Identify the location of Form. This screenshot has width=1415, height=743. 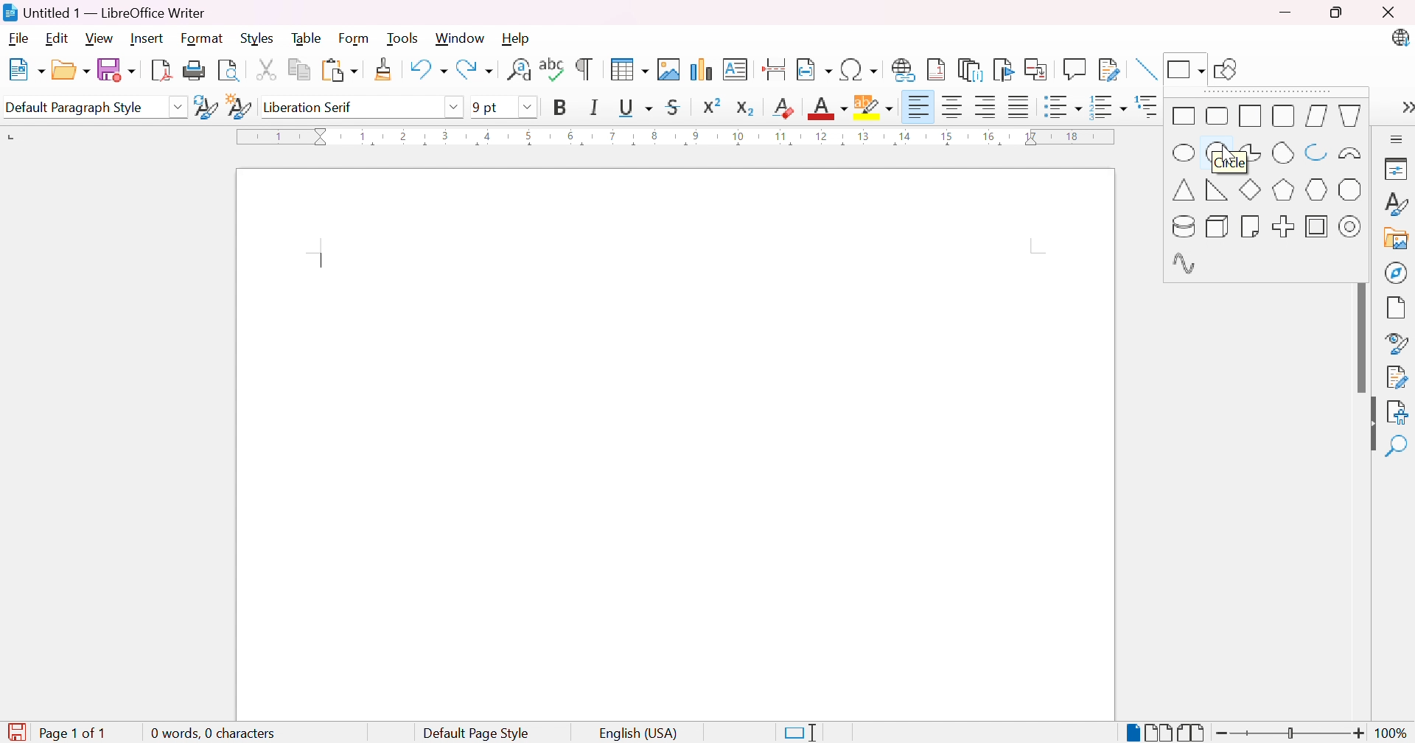
(354, 39).